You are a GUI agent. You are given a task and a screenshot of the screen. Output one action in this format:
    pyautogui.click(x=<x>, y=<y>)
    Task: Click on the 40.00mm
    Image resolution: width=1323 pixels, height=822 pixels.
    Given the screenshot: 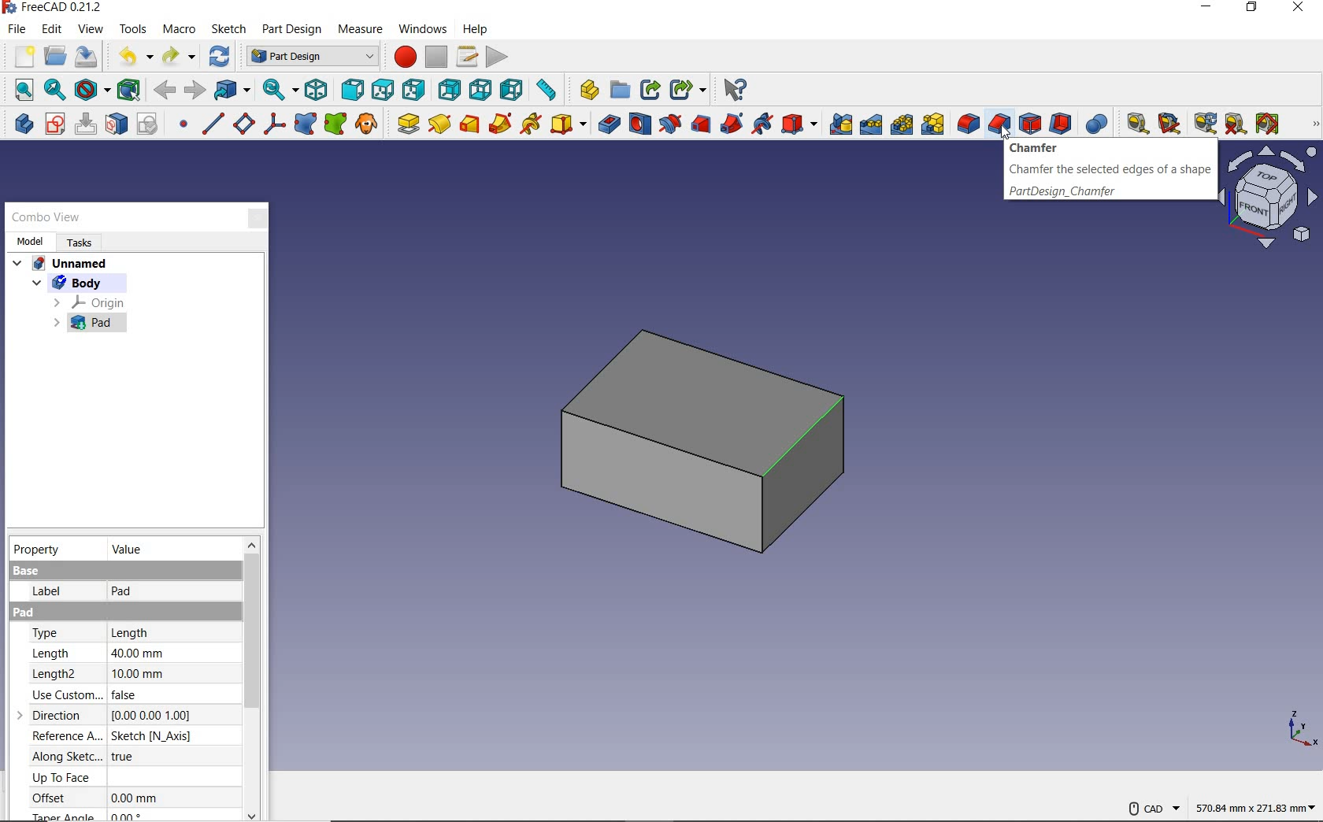 What is the action you would take?
    pyautogui.click(x=139, y=653)
    